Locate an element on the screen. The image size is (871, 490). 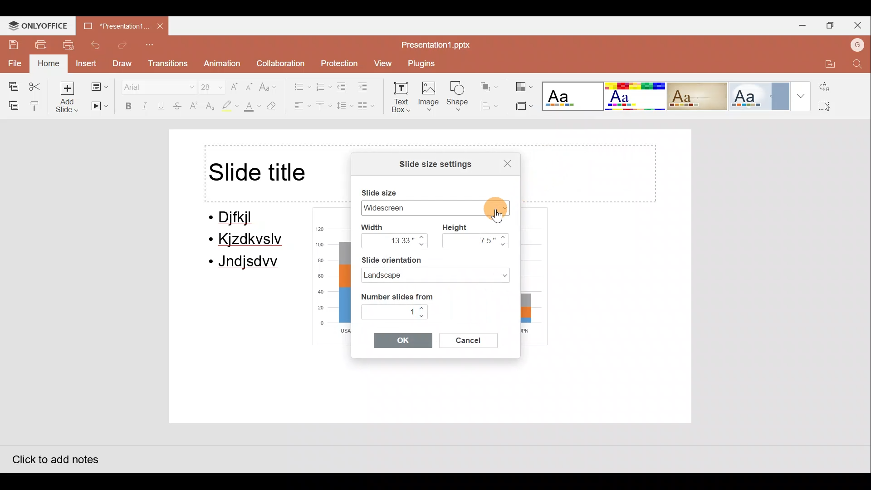
Increase font size is located at coordinates (235, 83).